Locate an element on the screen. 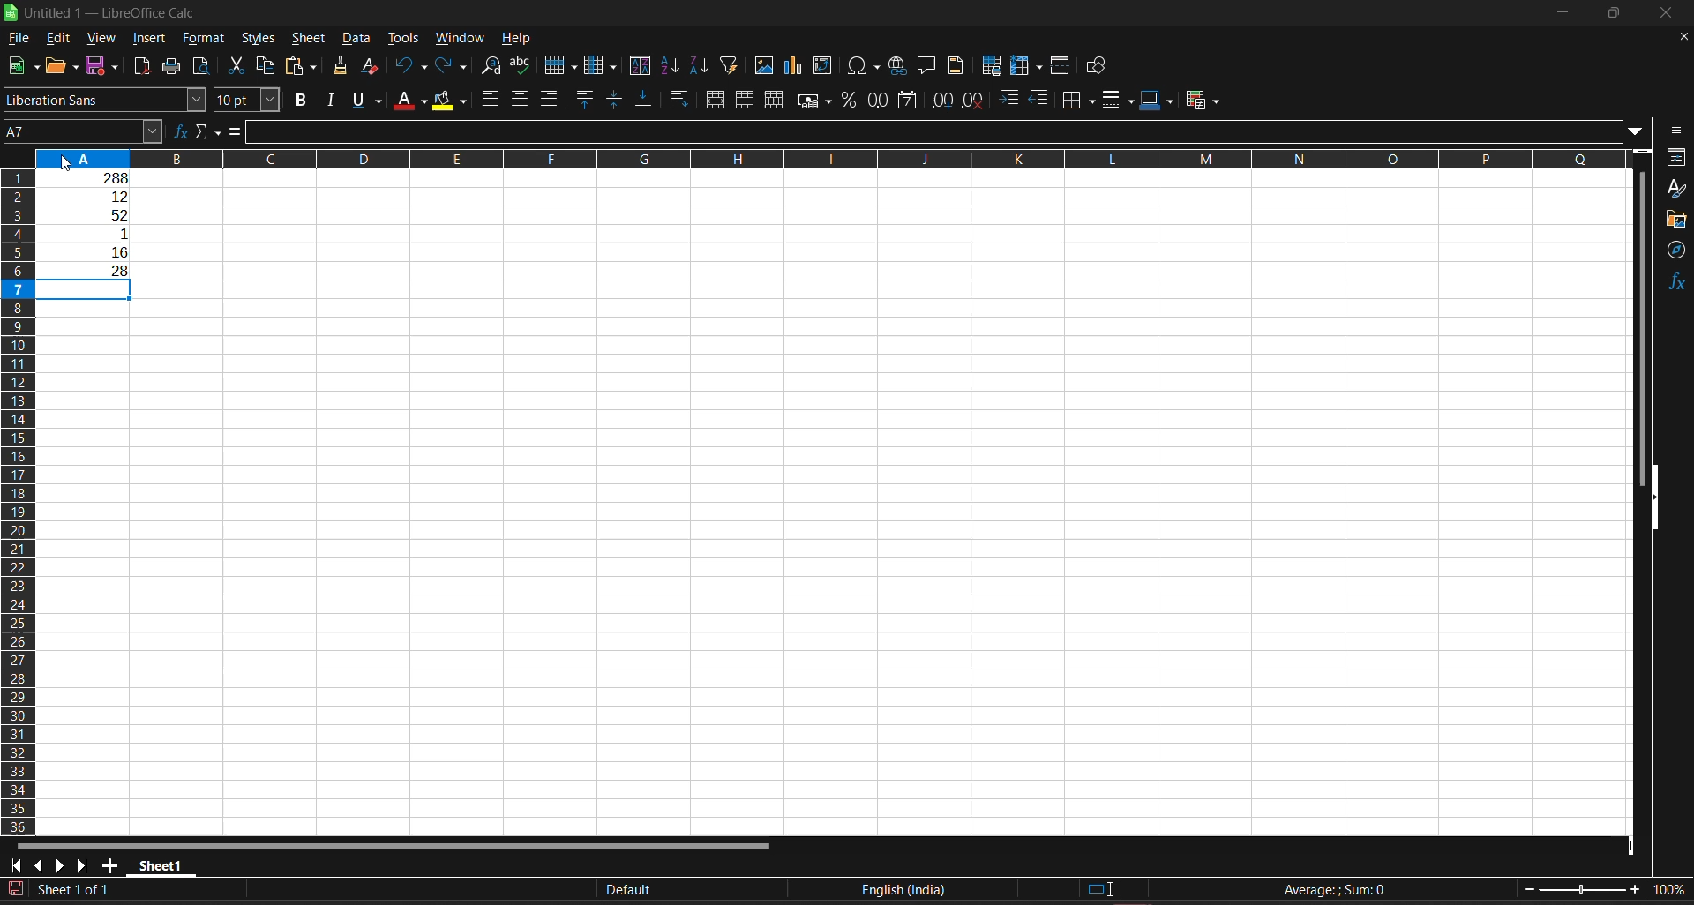  save is located at coordinates (101, 67).